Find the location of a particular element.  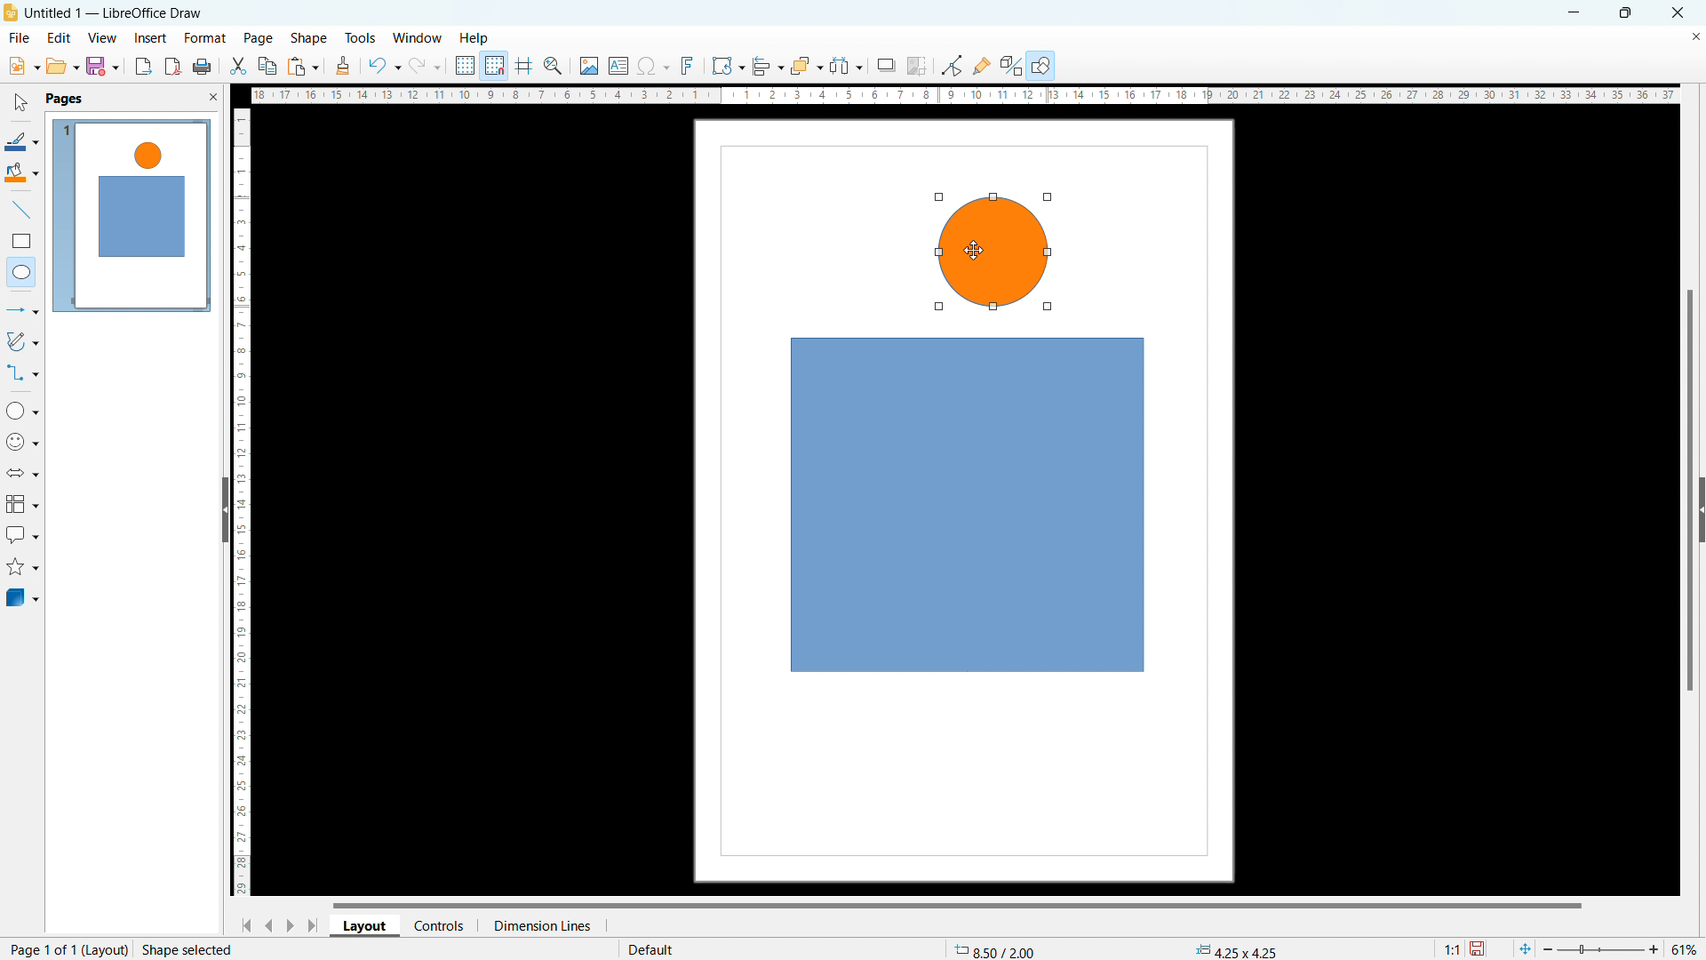

action status is located at coordinates (179, 948).